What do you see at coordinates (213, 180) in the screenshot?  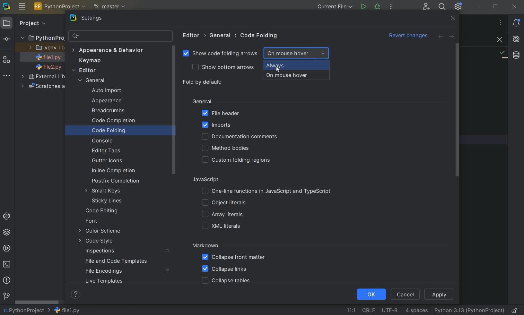 I see `JAVASCRIPT` at bounding box center [213, 180].